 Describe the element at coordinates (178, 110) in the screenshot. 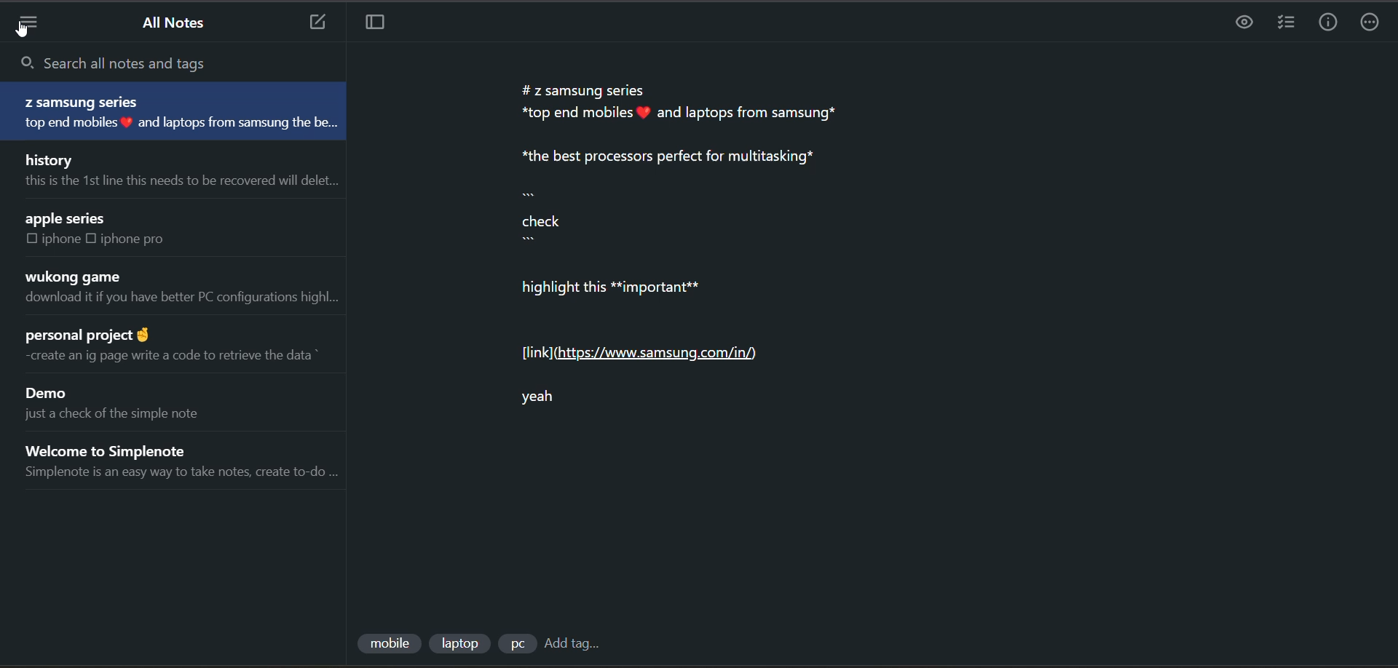

I see `note title and preview` at that location.